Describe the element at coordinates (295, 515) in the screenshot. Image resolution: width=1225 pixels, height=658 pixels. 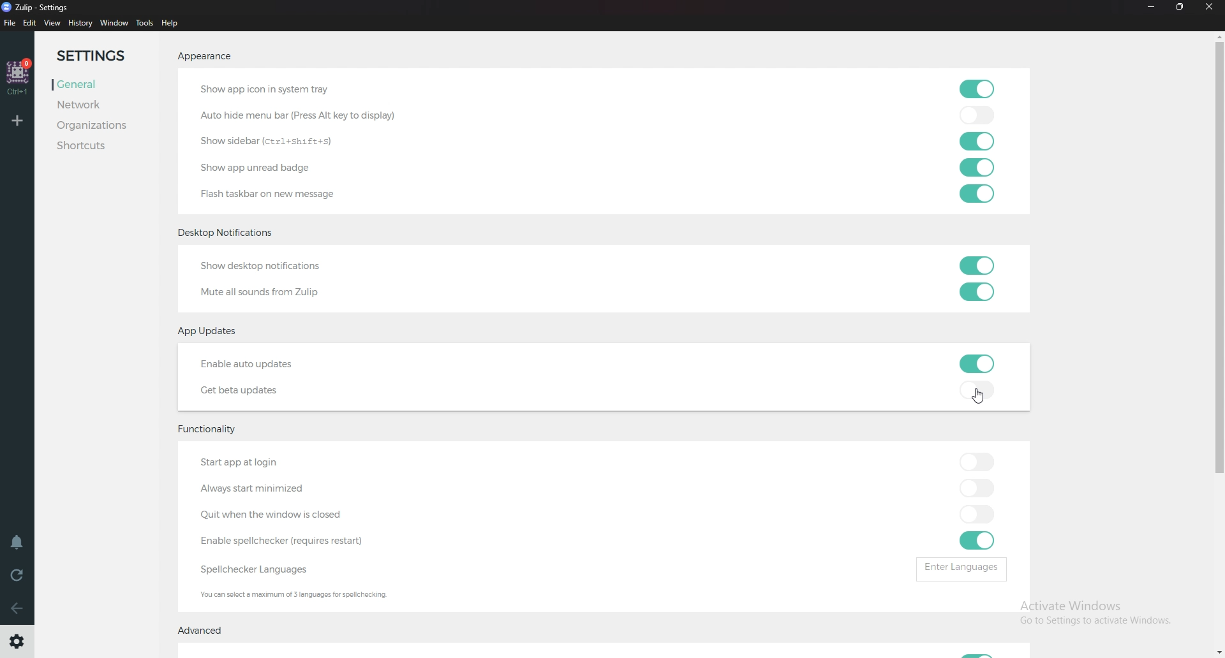
I see `Quit when Windows closed` at that location.